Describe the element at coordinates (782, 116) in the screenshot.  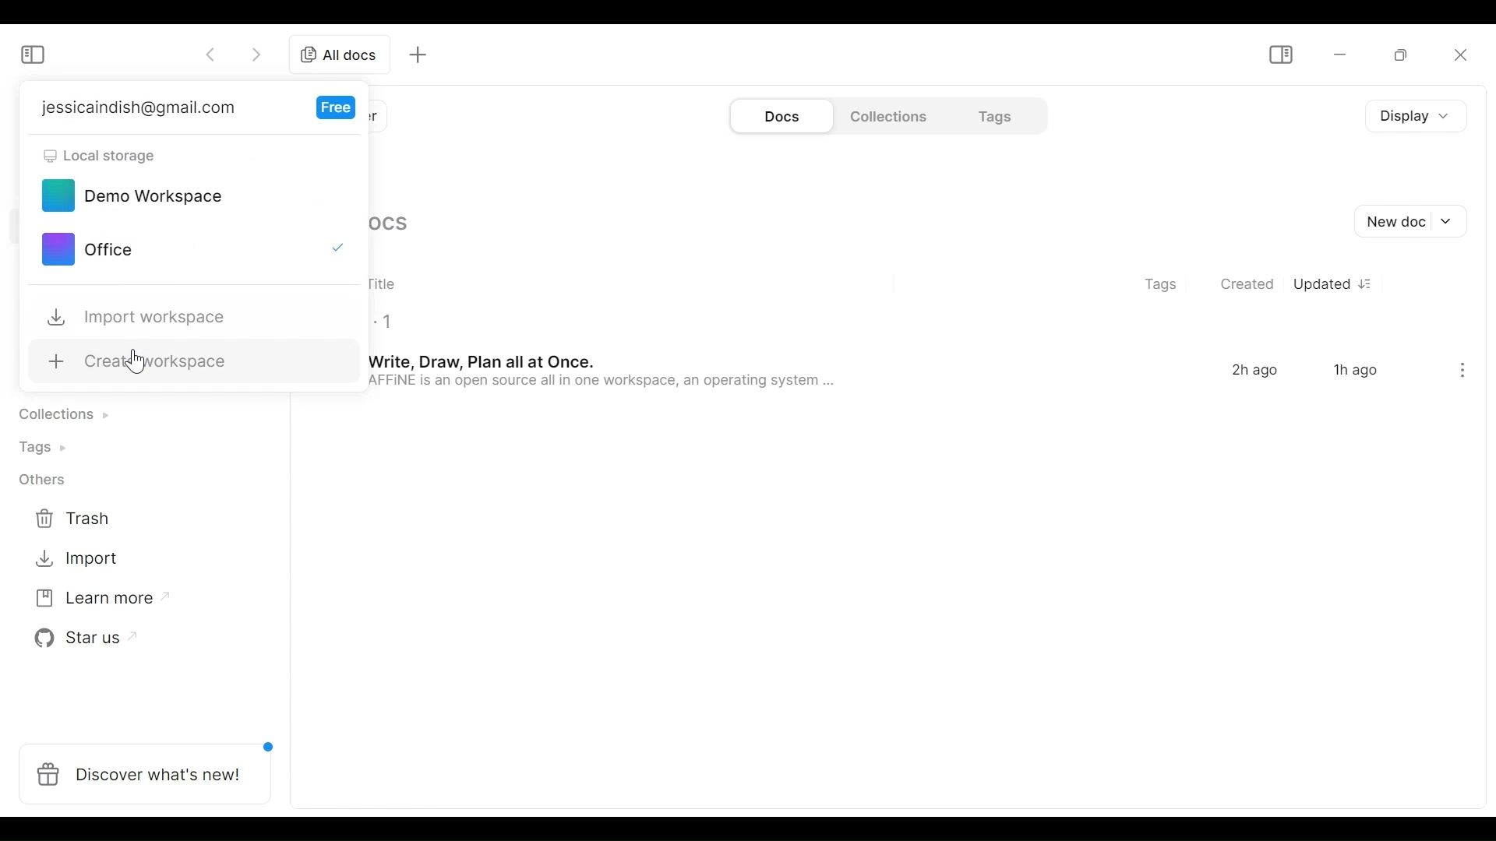
I see `Documents` at that location.